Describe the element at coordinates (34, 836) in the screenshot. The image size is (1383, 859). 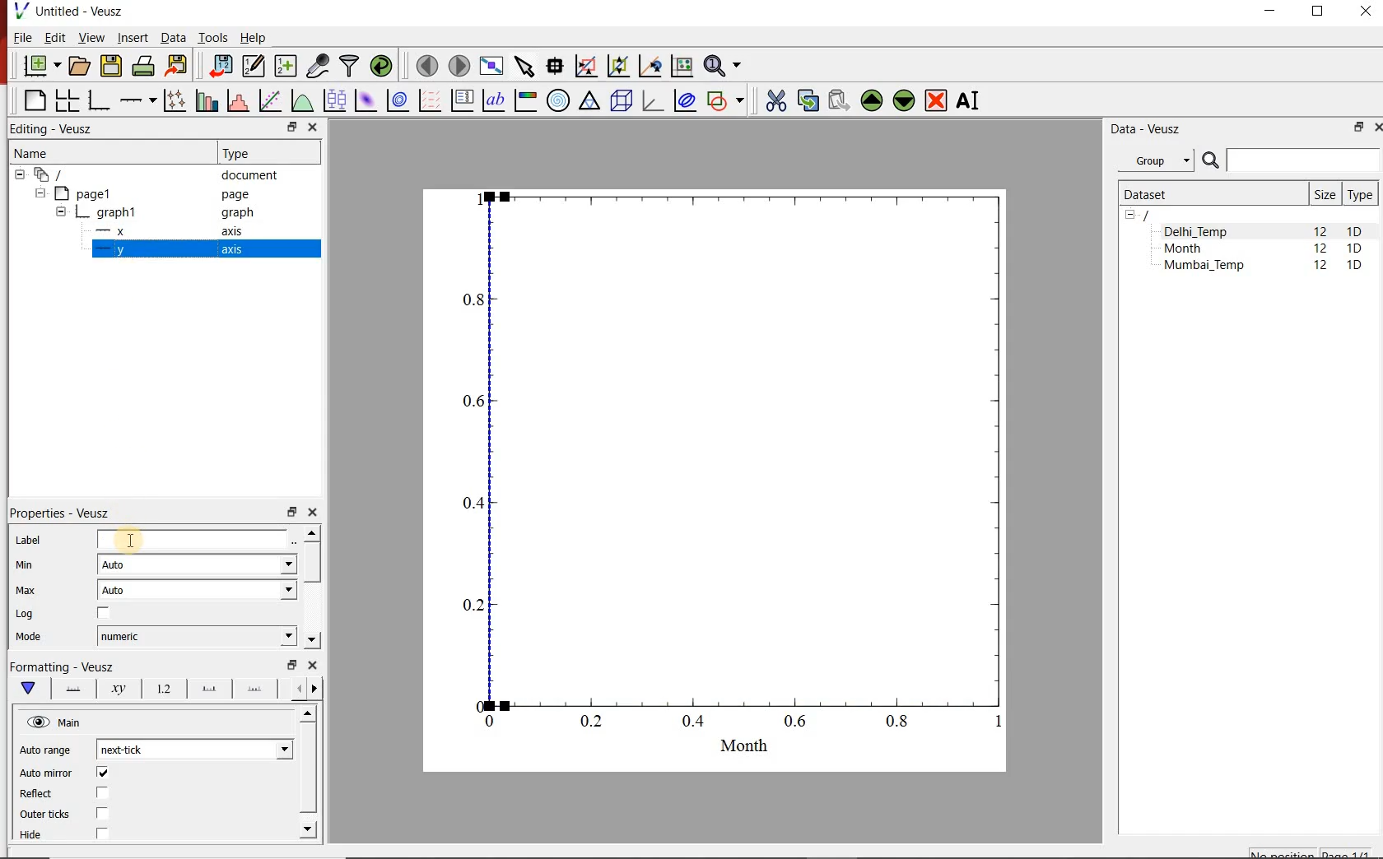
I see `Hide` at that location.